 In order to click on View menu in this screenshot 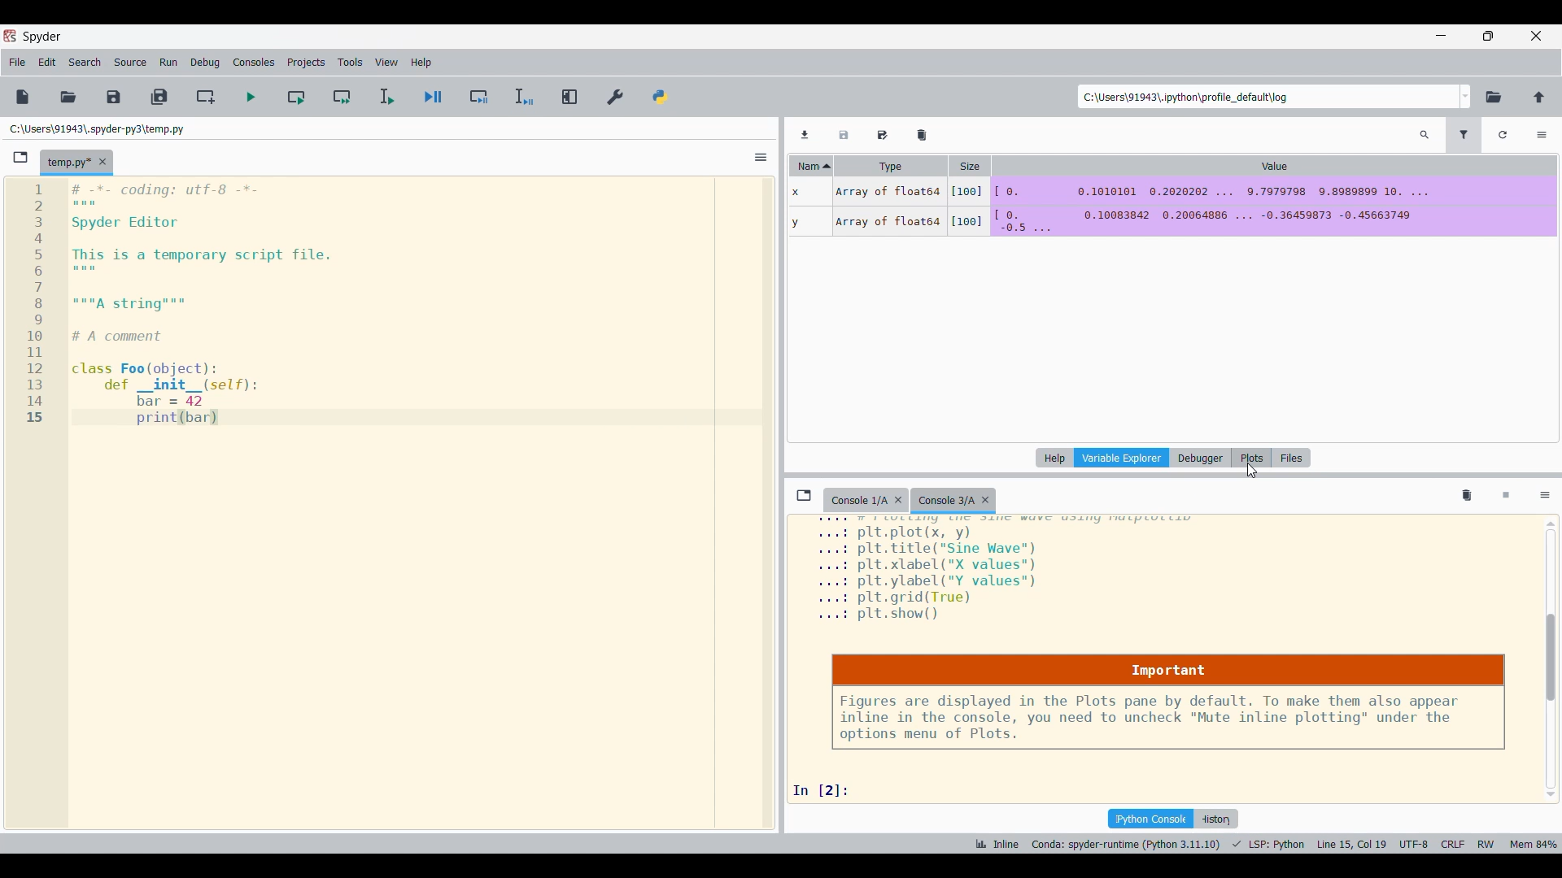, I will do `click(387, 63)`.